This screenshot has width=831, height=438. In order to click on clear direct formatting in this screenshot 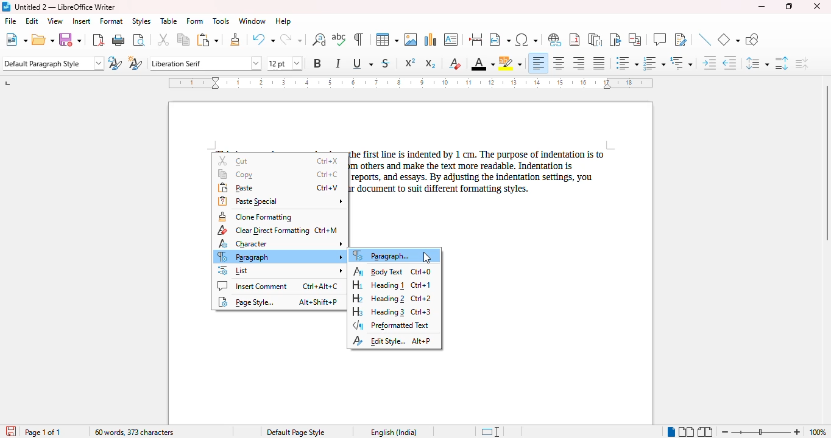, I will do `click(277, 231)`.